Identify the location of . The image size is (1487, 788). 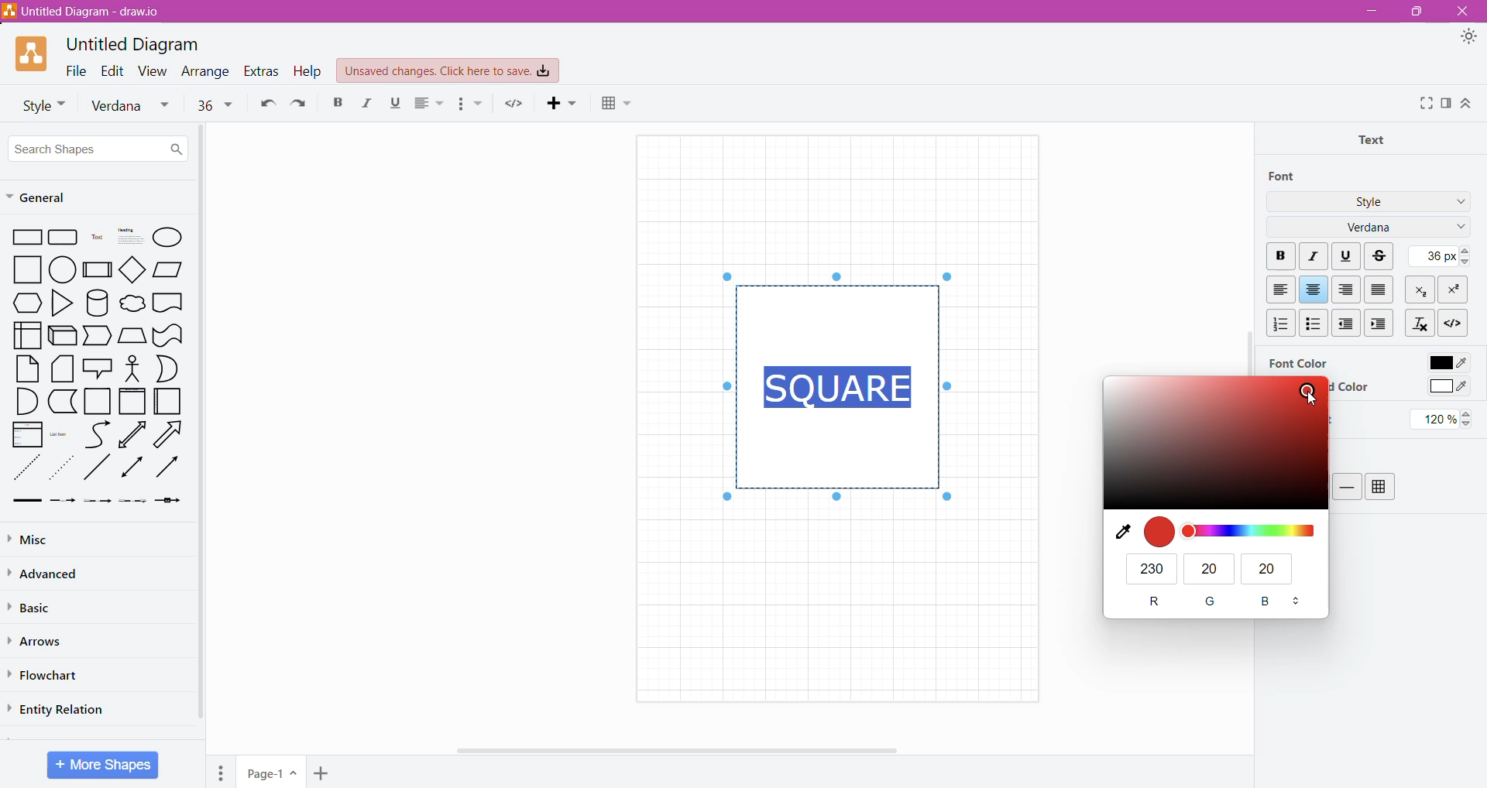
(1371, 227).